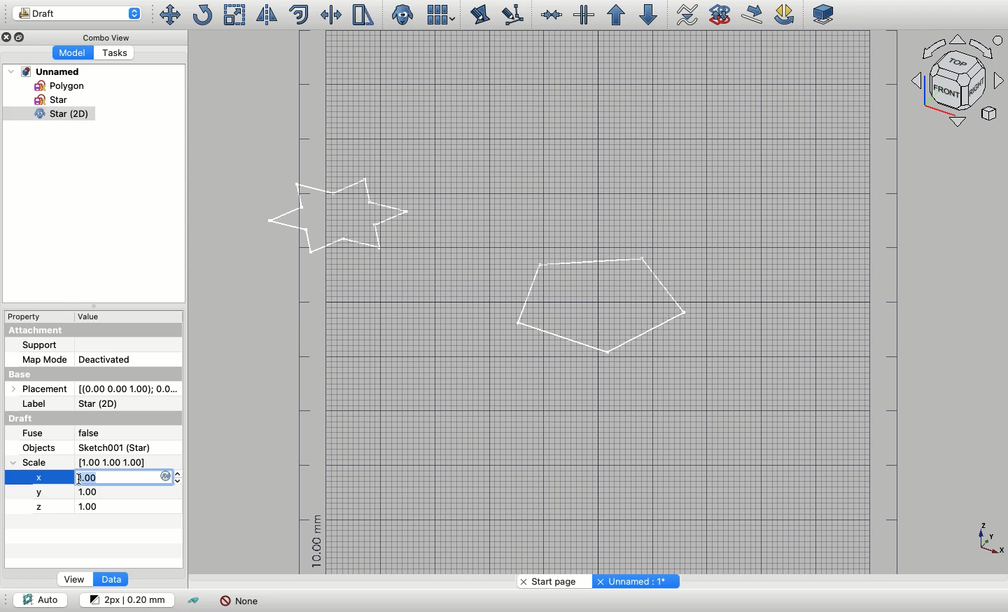 The width and height of the screenshot is (1008, 612). What do you see at coordinates (634, 581) in the screenshot?
I see `Unnamed: 1` at bounding box center [634, 581].